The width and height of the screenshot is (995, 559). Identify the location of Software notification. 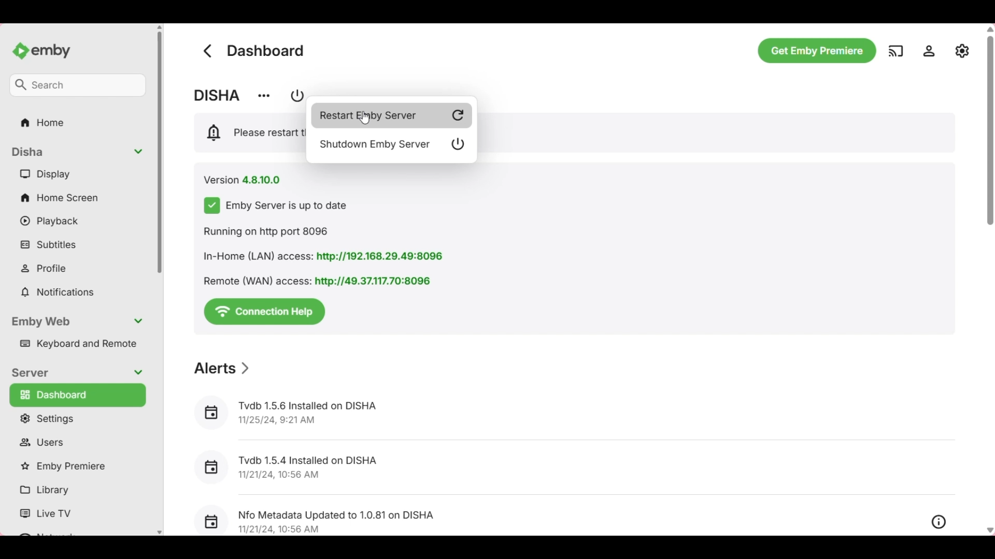
(250, 133).